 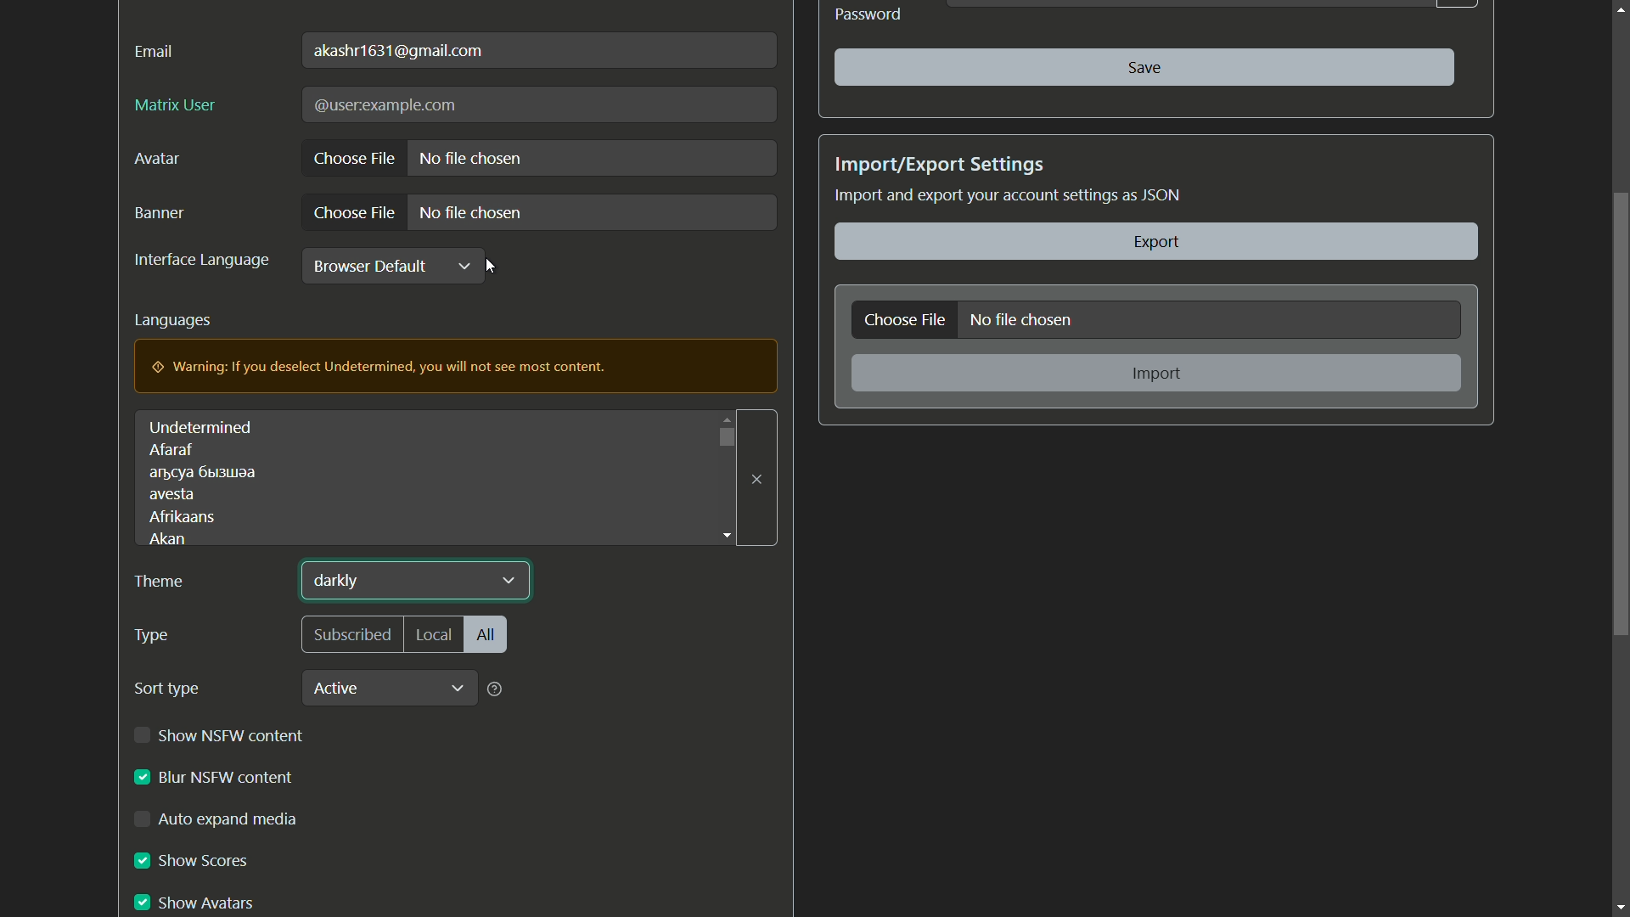 I want to click on close, so click(x=758, y=479).